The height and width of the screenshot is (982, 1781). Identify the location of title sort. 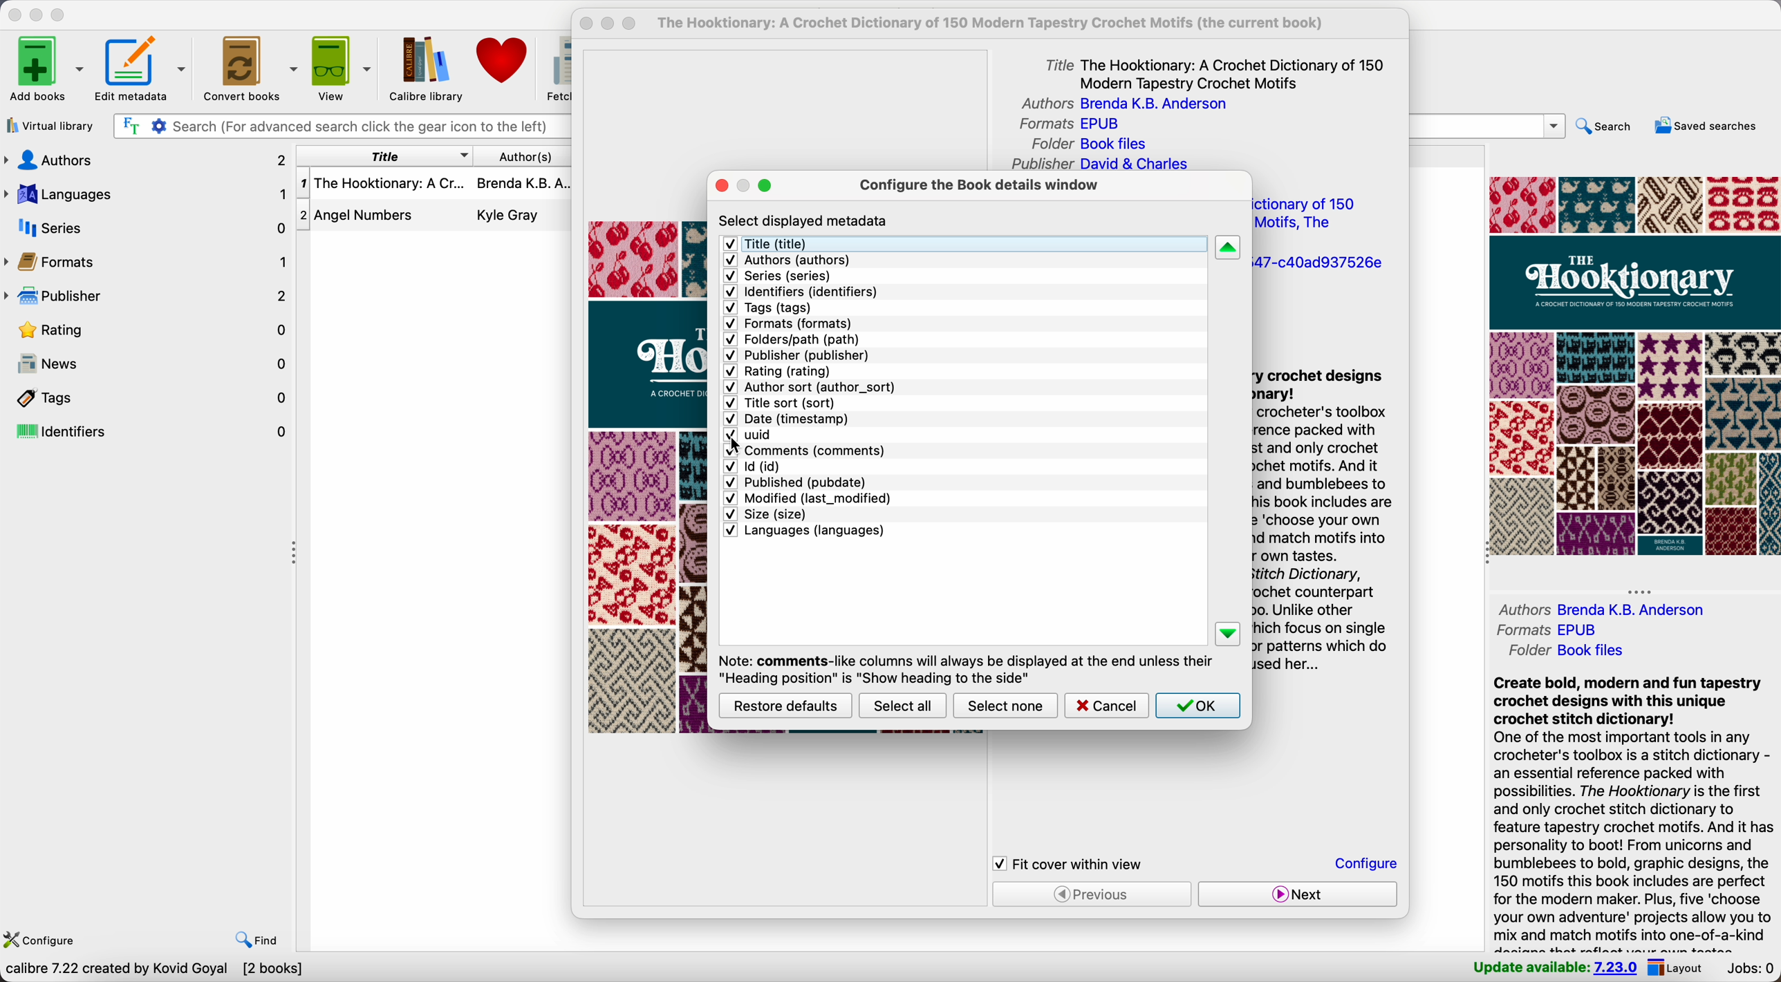
(1312, 214).